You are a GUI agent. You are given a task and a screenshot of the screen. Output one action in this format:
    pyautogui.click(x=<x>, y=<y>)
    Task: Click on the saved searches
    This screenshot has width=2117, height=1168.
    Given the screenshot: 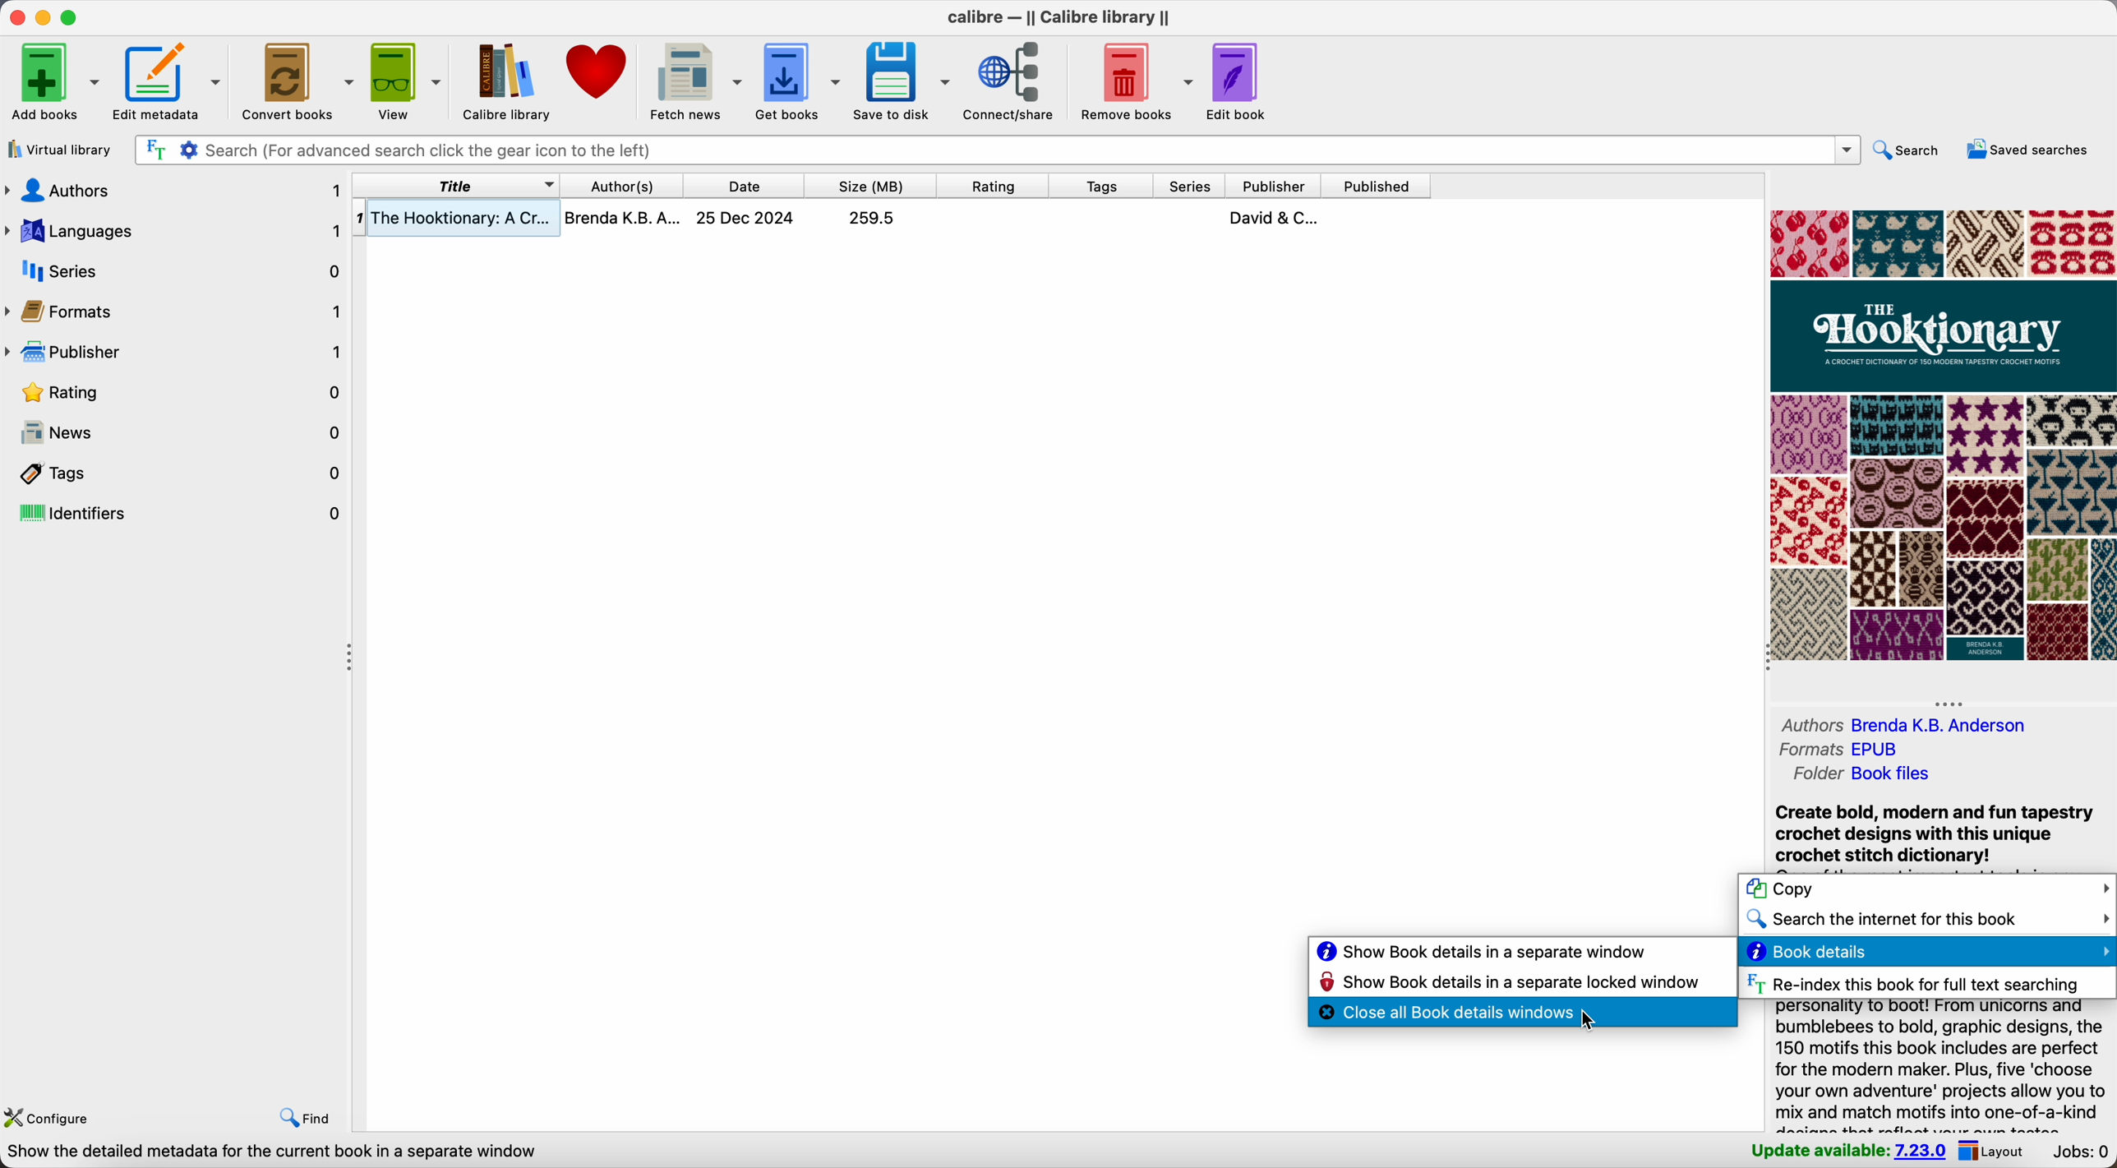 What is the action you would take?
    pyautogui.click(x=2028, y=150)
    